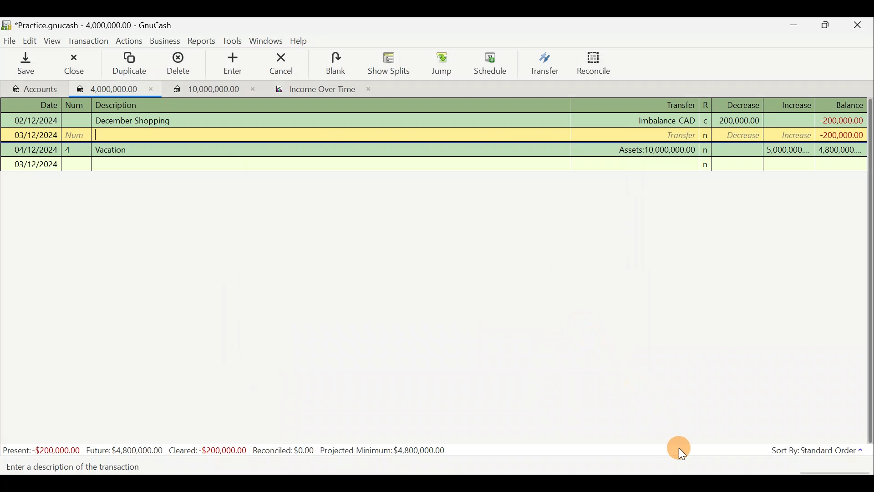 The image size is (874, 492). Describe the element at coordinates (36, 136) in the screenshot. I see `03/12/2024` at that location.